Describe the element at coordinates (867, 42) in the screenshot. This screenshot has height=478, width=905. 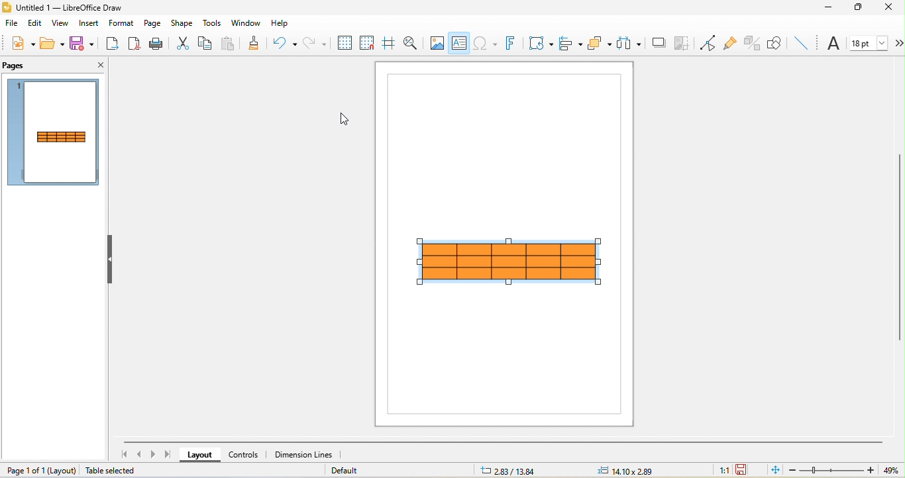
I see `font size` at that location.